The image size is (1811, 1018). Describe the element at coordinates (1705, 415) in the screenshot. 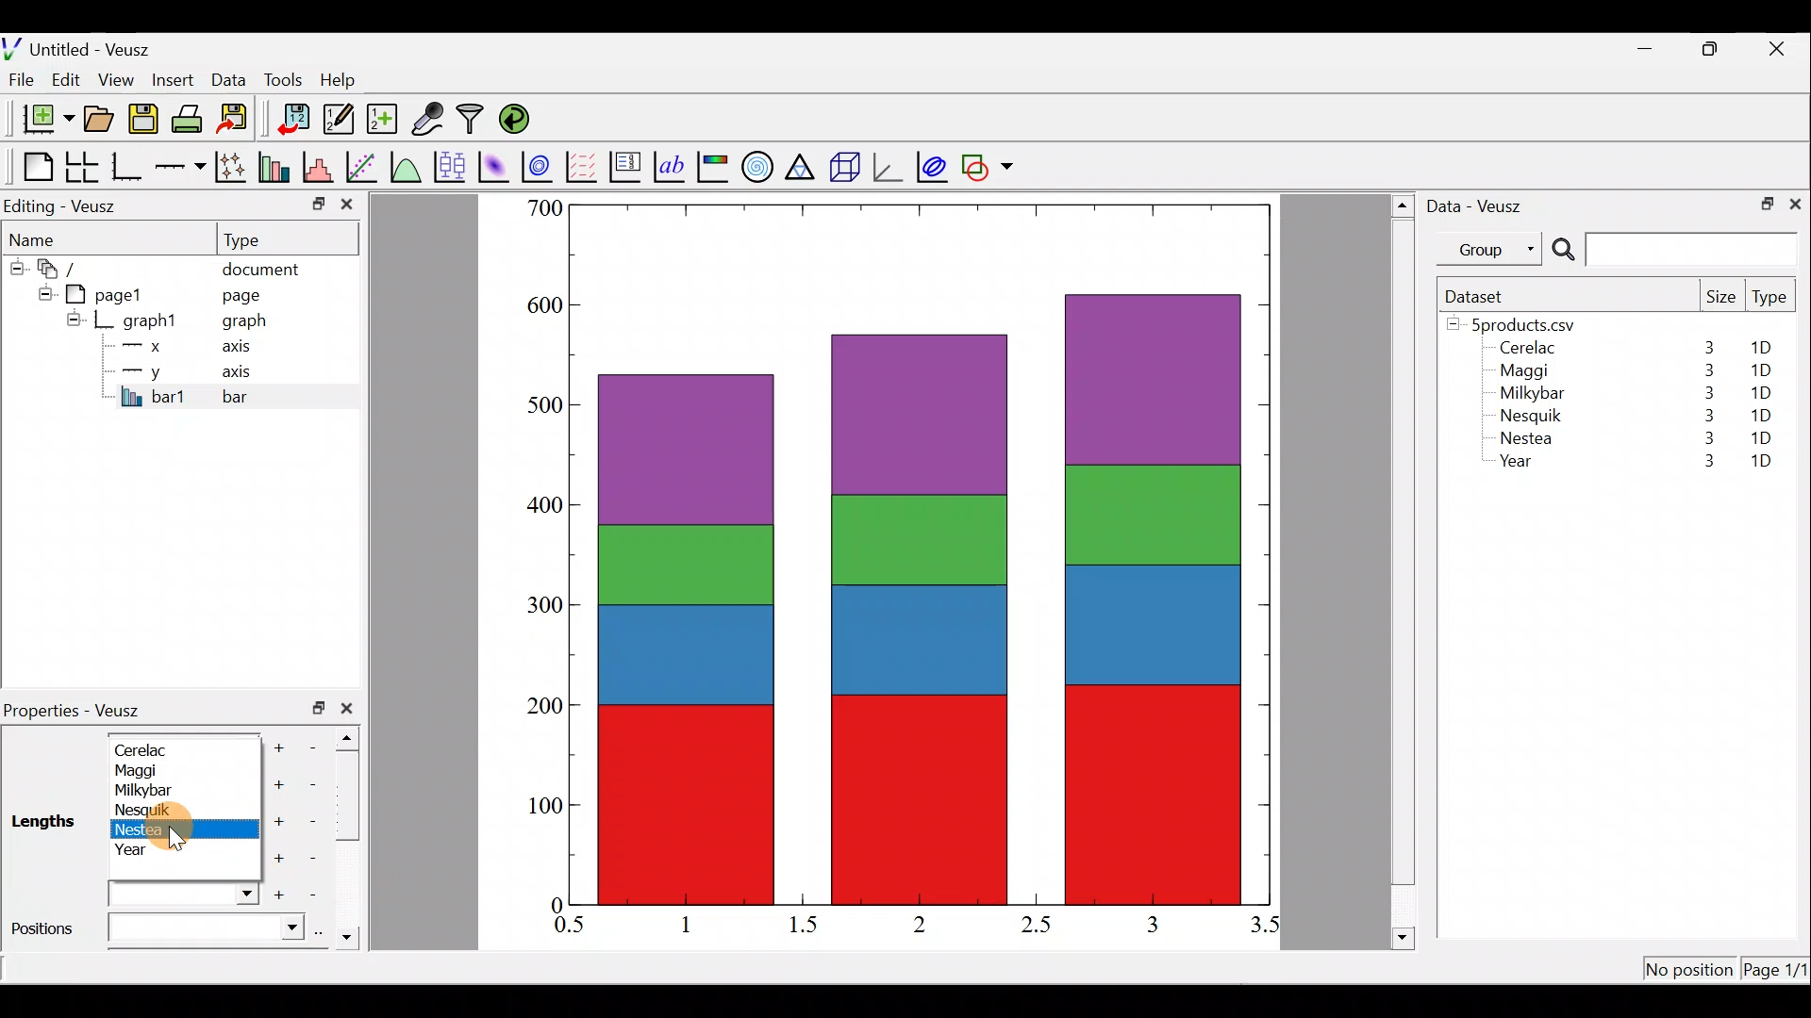

I see `3` at that location.